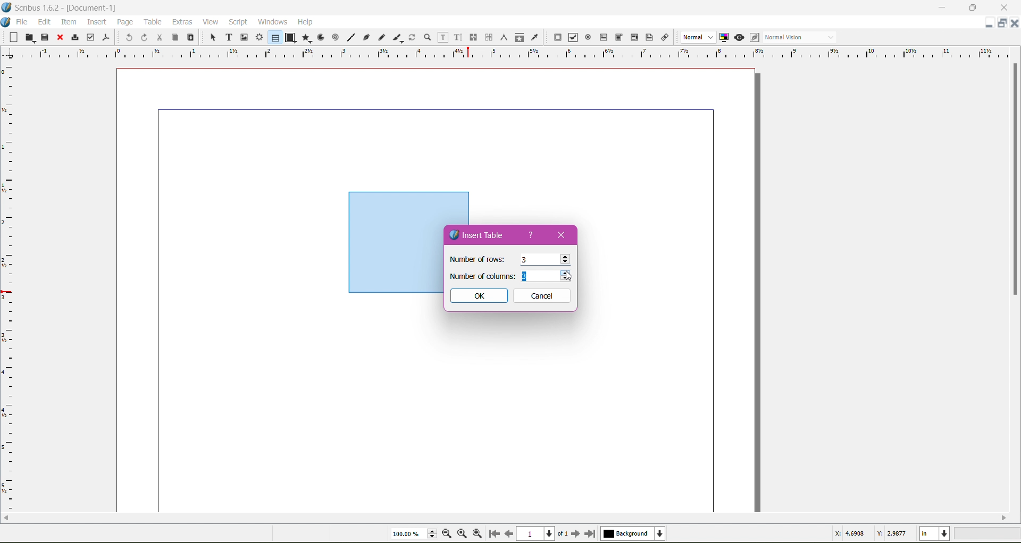 The image size is (1021, 543). What do you see at coordinates (334, 37) in the screenshot?
I see `Spiral` at bounding box center [334, 37].